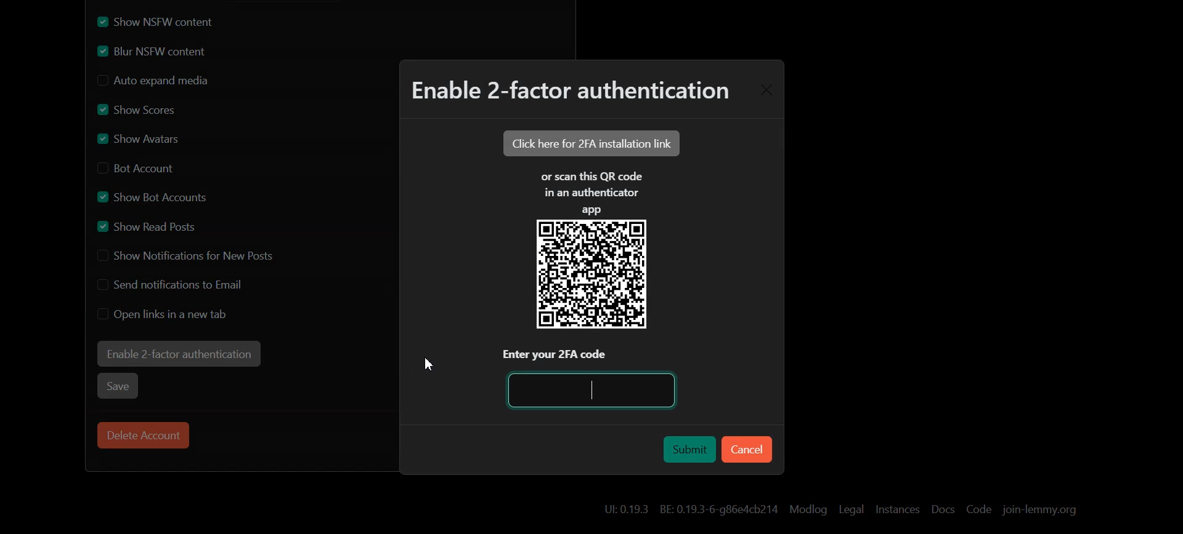 Image resolution: width=1183 pixels, height=534 pixels. I want to click on Enable Blur NSFW content, so click(173, 52).